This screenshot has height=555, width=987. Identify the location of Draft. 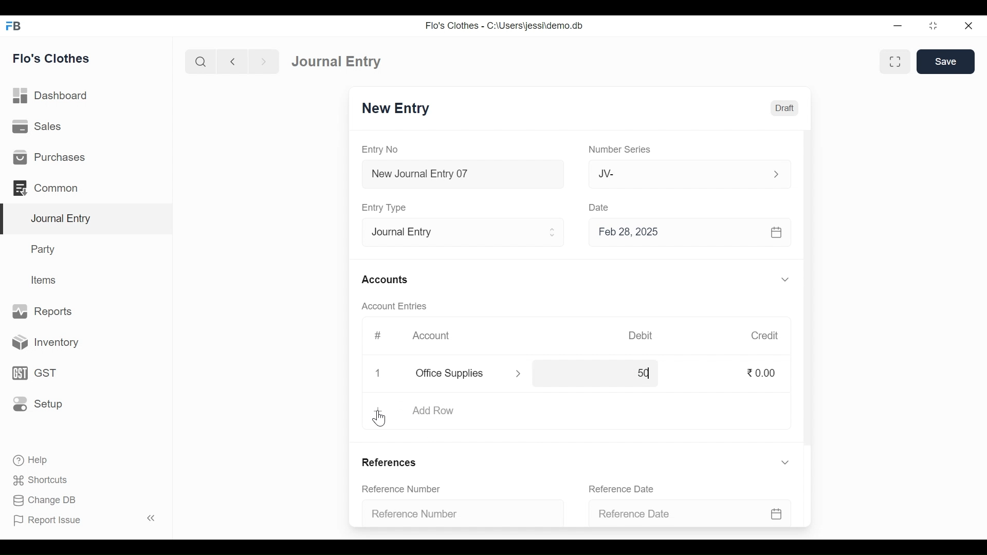
(782, 108).